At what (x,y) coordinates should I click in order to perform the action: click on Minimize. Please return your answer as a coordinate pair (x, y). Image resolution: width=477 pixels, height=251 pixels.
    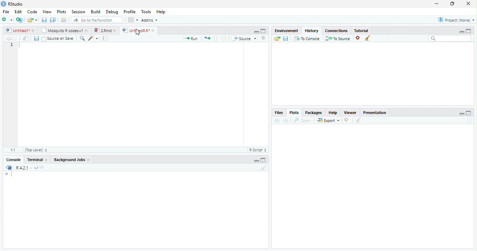
    Looking at the image, I should click on (256, 32).